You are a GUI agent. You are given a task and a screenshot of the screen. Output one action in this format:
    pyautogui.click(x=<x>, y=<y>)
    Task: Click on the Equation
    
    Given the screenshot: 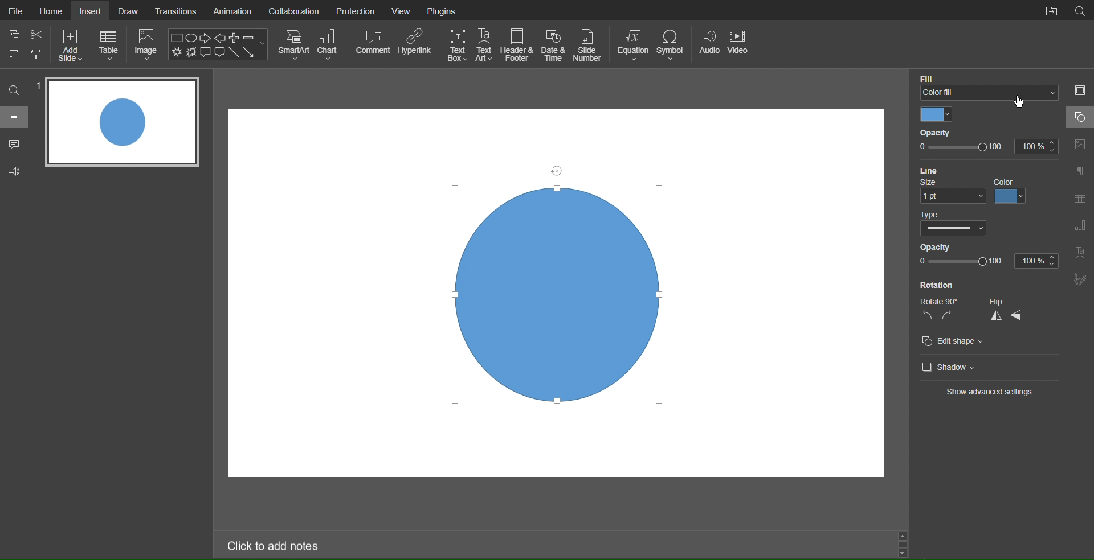 What is the action you would take?
    pyautogui.click(x=633, y=45)
    